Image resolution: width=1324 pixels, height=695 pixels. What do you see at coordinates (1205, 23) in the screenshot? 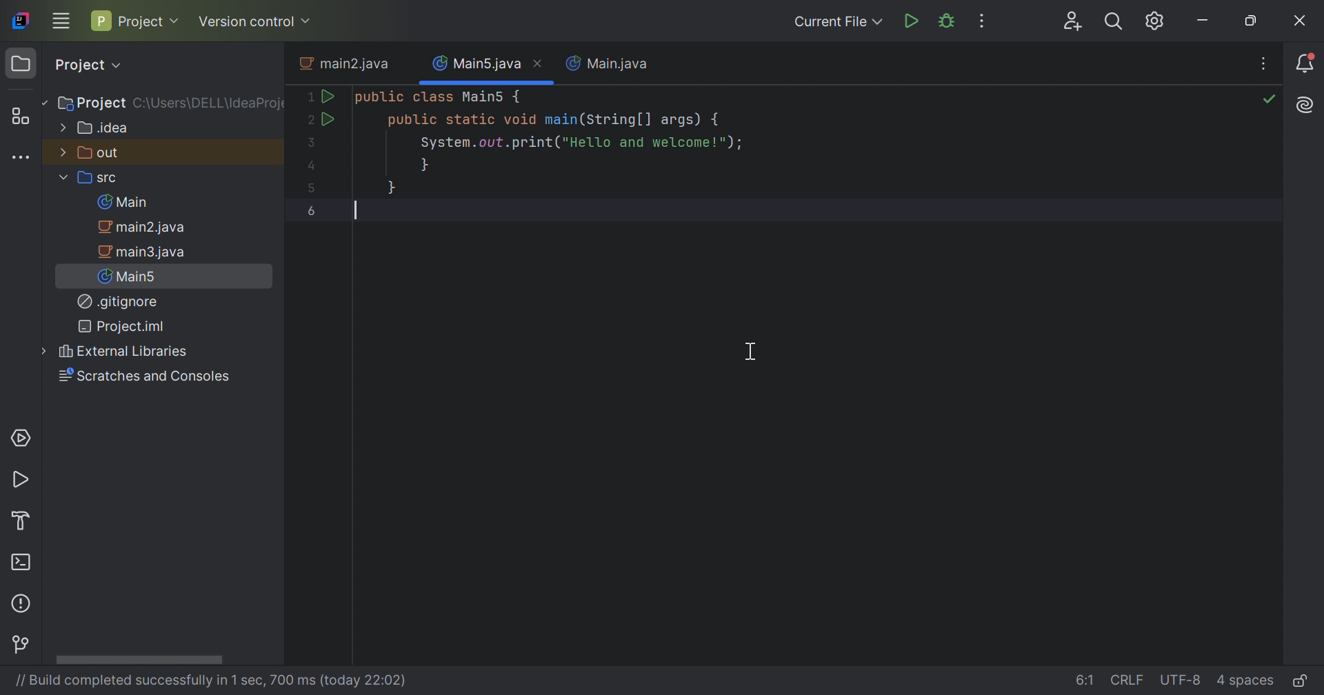
I see `Minimize` at bounding box center [1205, 23].